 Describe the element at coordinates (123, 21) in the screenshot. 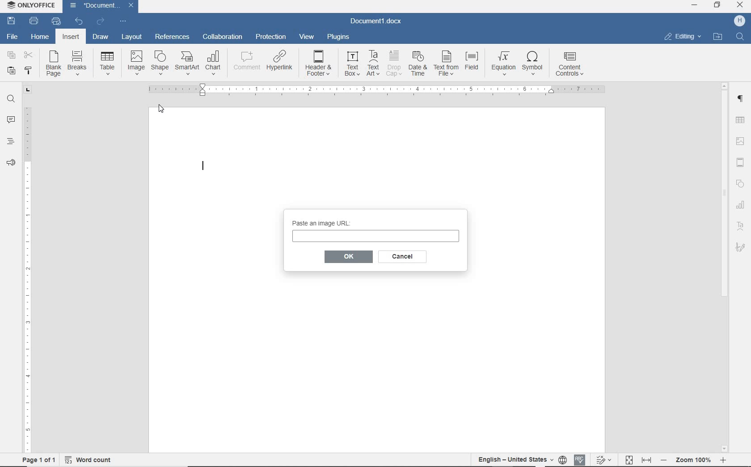

I see `customize quick access toolbar` at that location.